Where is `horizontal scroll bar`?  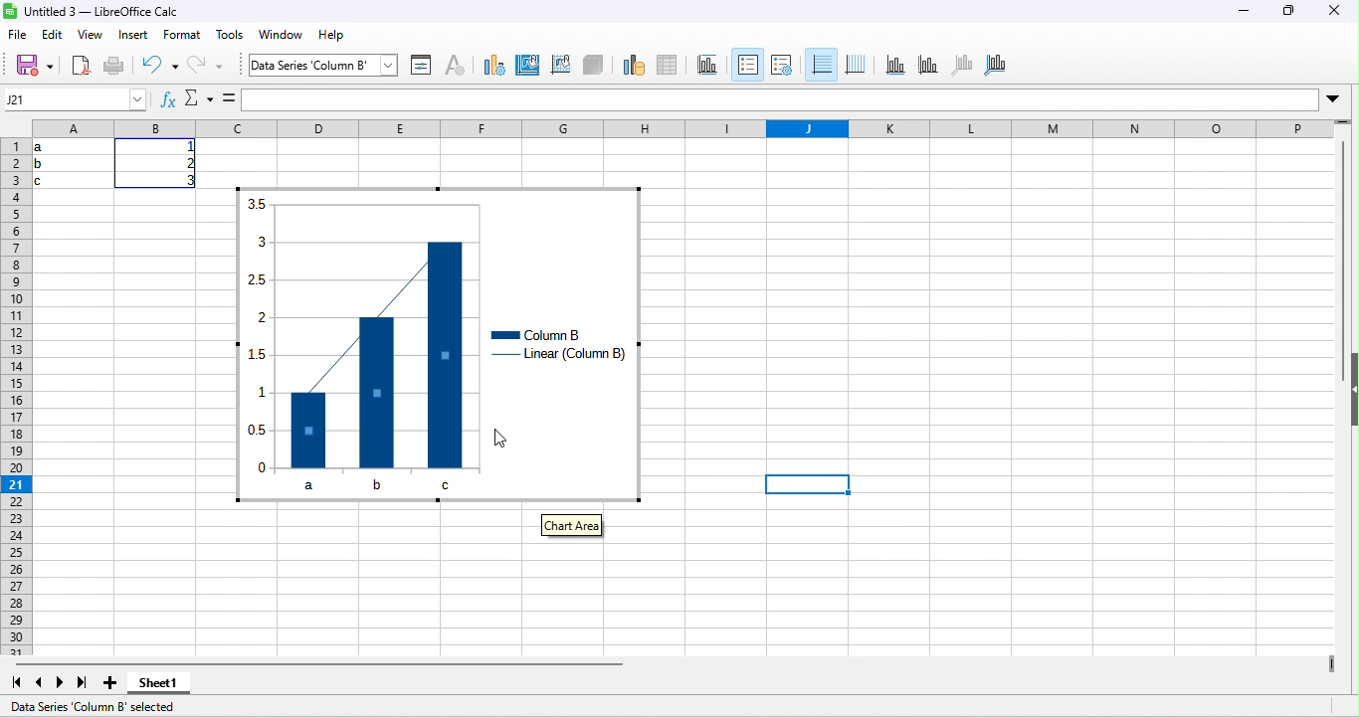
horizontal scroll bar is located at coordinates (327, 664).